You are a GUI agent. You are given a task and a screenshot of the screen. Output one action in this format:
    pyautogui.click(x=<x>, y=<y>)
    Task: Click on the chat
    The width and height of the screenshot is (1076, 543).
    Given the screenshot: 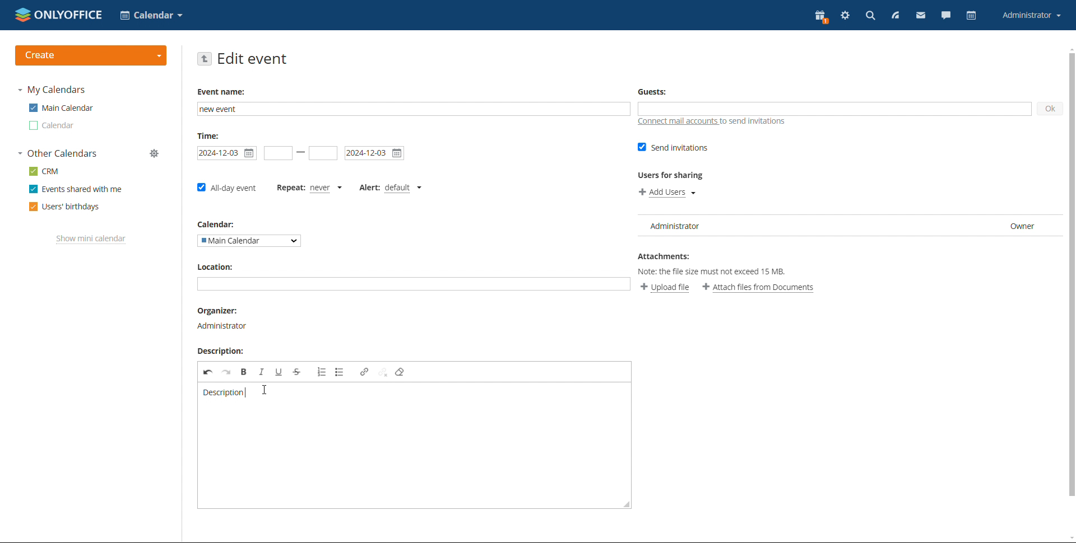 What is the action you would take?
    pyautogui.click(x=947, y=16)
    